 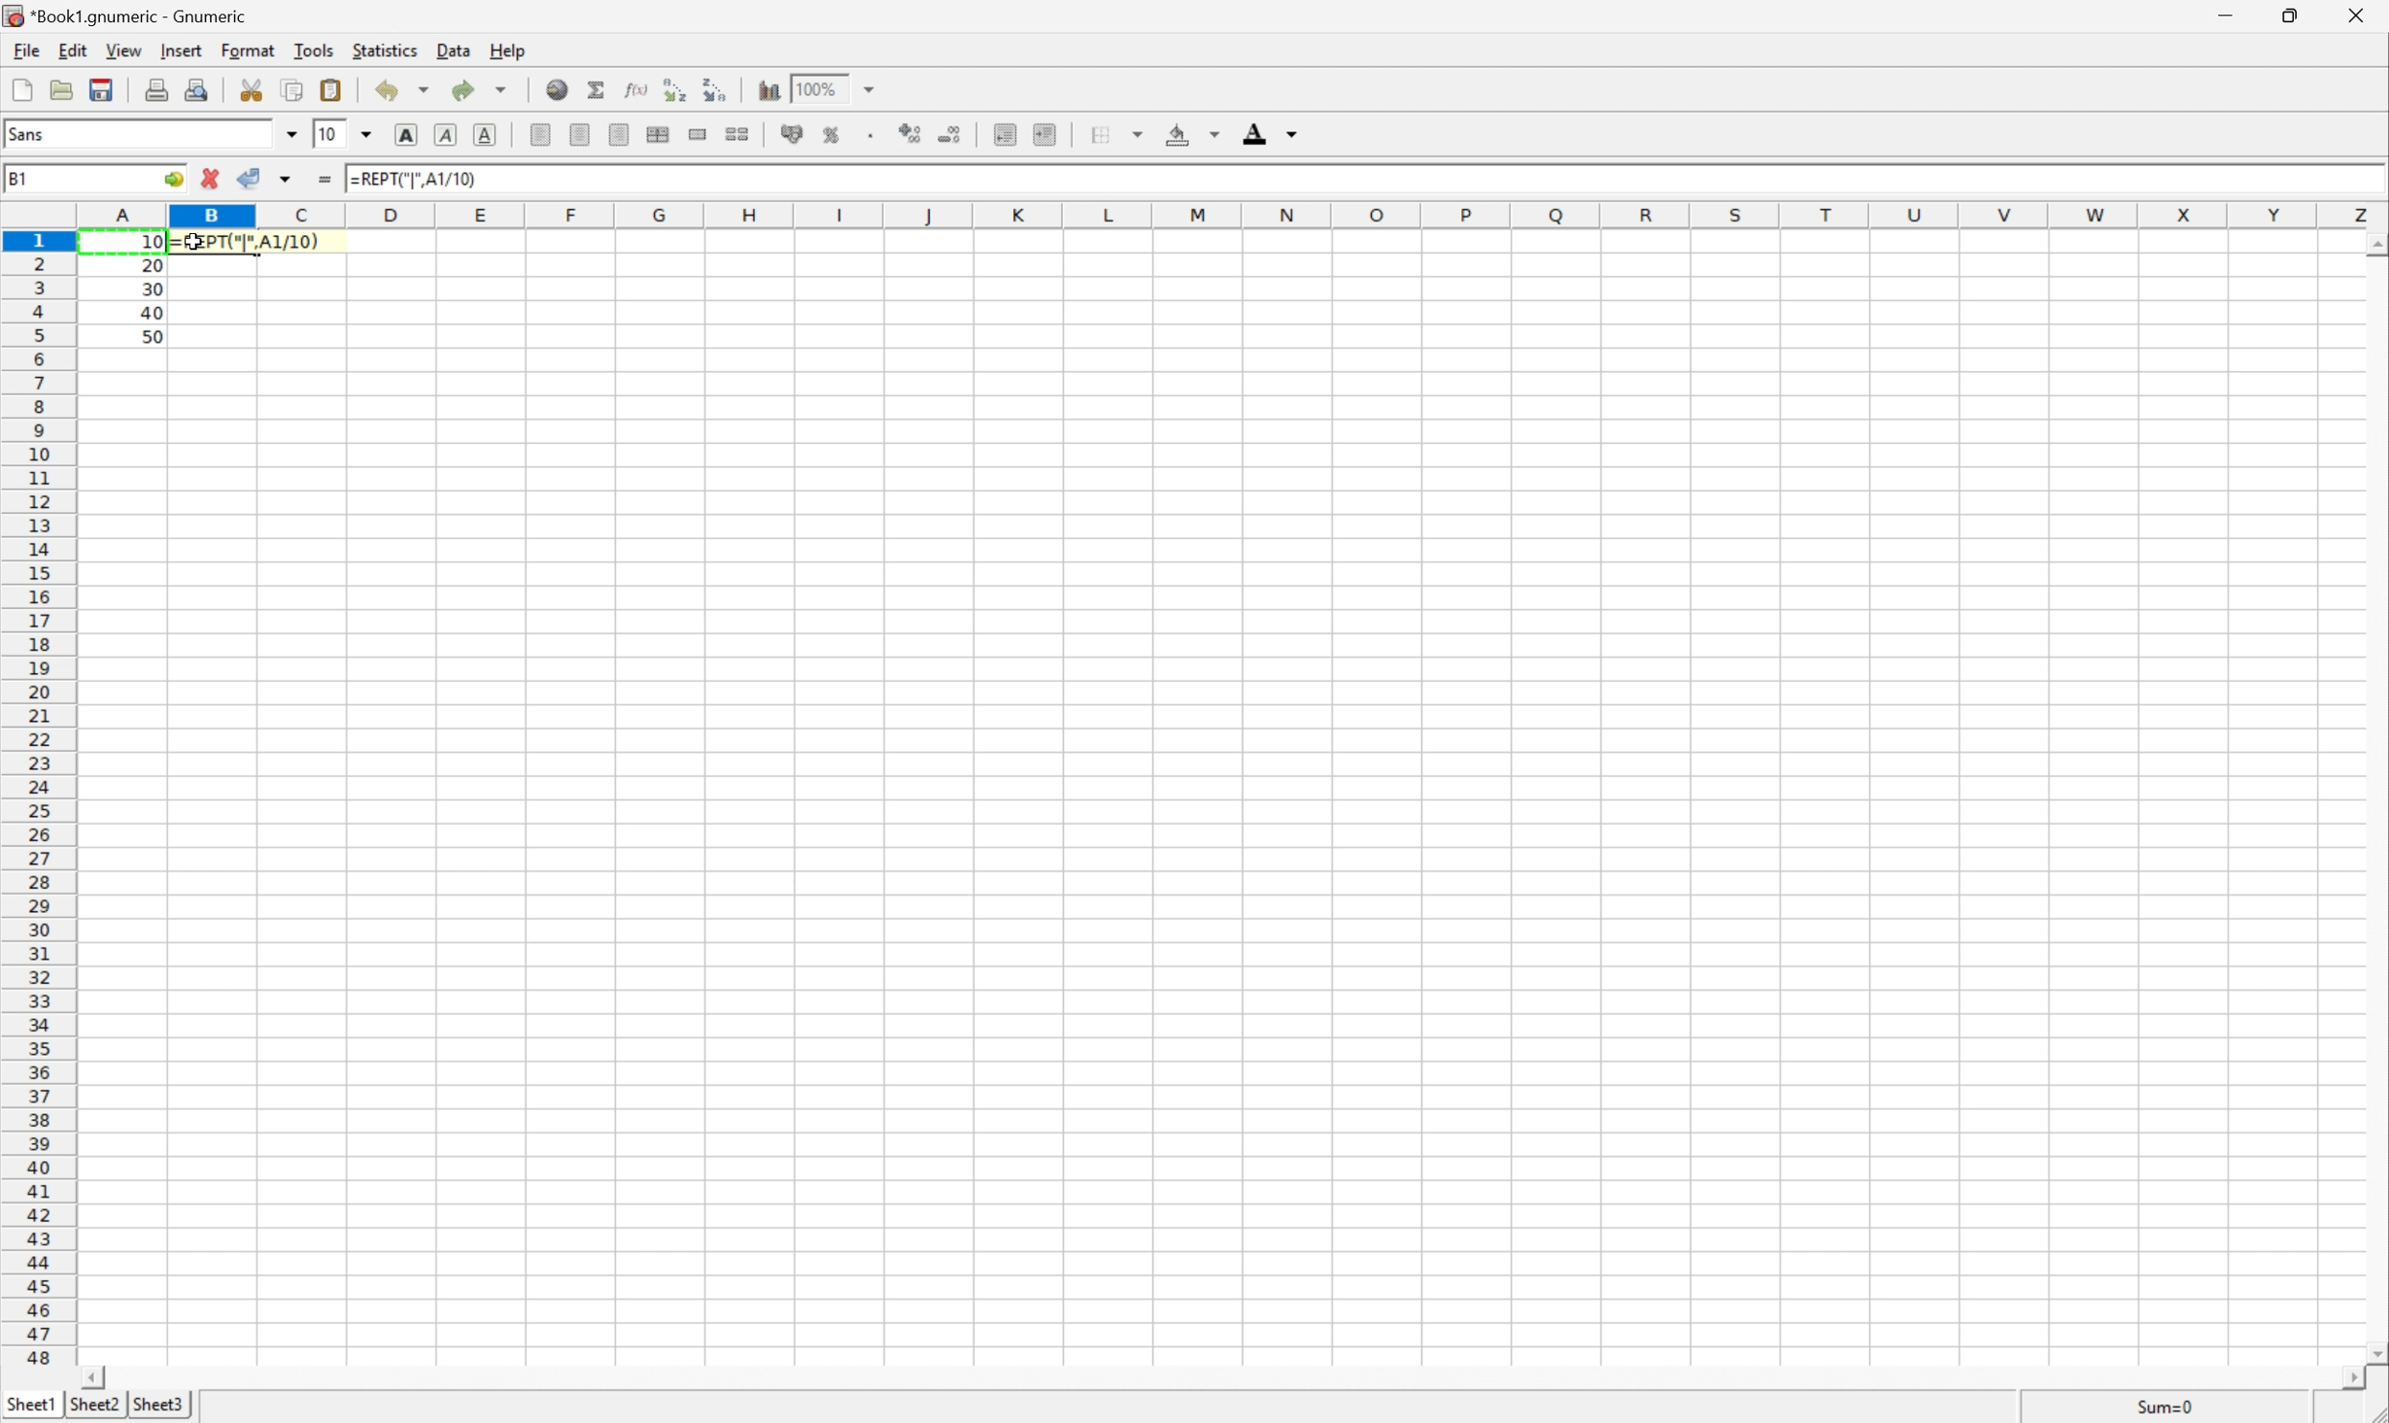 What do you see at coordinates (675, 88) in the screenshot?
I see `Sort the selected region in ascending order based on the first column selected` at bounding box center [675, 88].